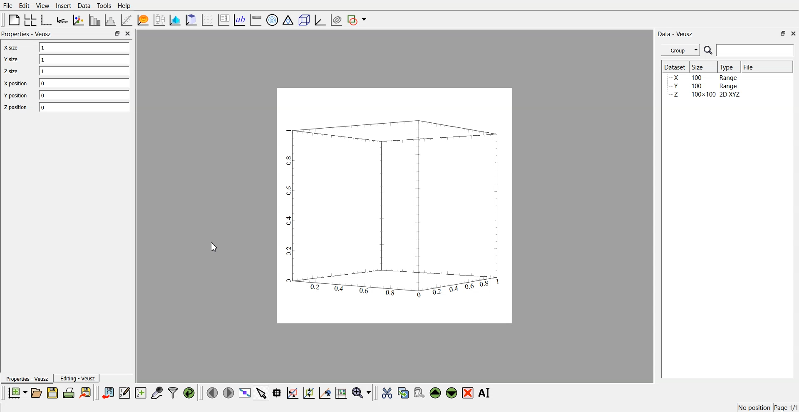 The image size is (799, 412). Describe the element at coordinates (794, 33) in the screenshot. I see `Close` at that location.